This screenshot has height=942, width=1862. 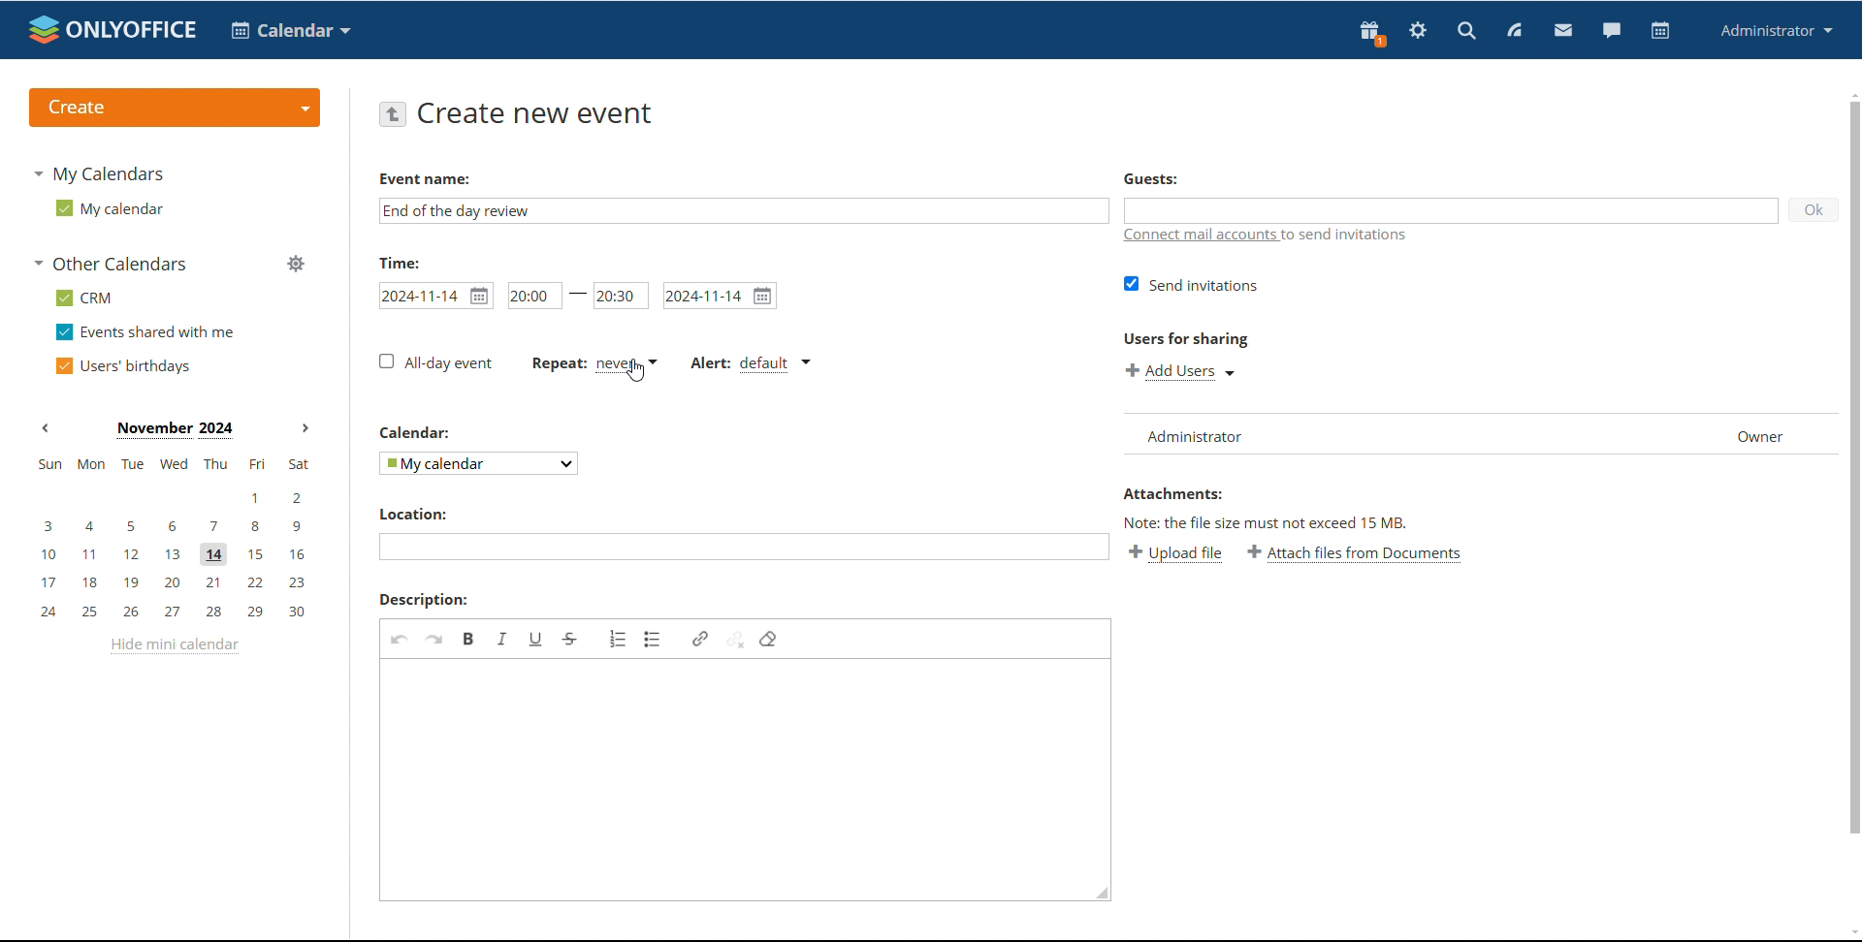 I want to click on event repetition, so click(x=593, y=363).